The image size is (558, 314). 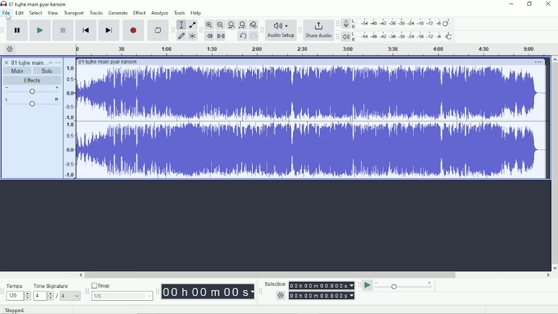 What do you see at coordinates (158, 30) in the screenshot?
I see `Enable looping` at bounding box center [158, 30].